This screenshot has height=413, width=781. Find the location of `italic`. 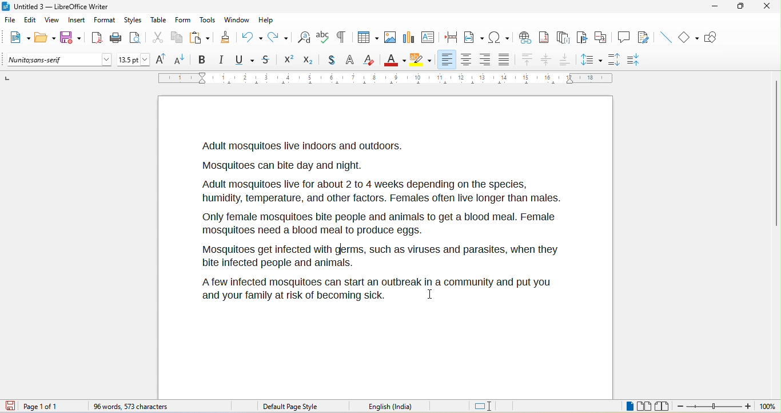

italic is located at coordinates (224, 60).